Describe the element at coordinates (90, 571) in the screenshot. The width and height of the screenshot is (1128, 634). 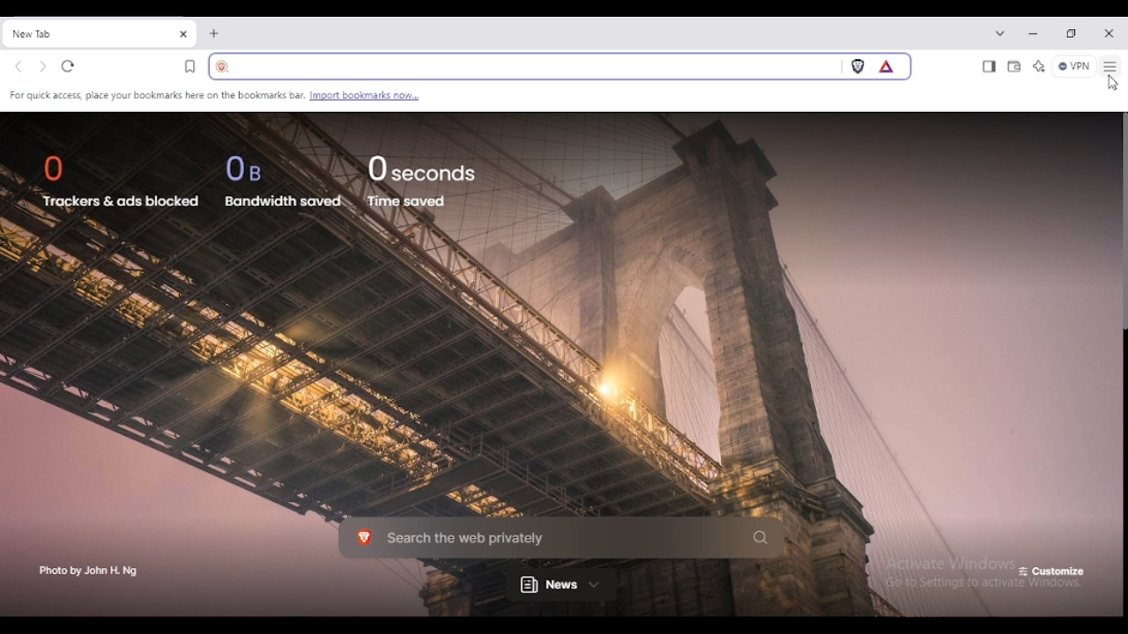
I see `photo by John H. Ng` at that location.